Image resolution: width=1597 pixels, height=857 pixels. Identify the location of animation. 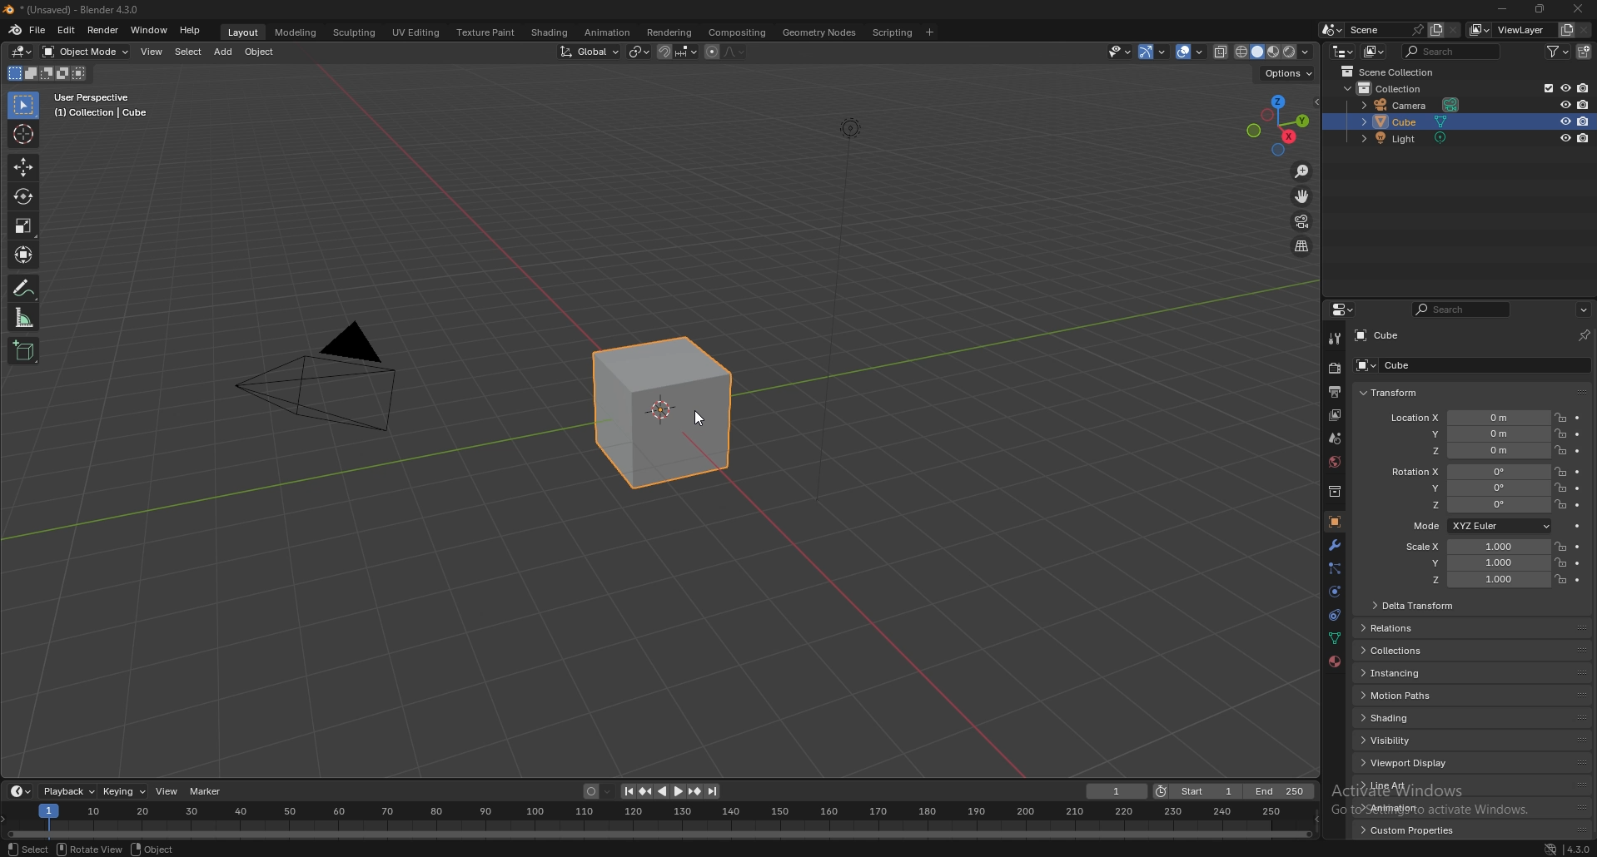
(1416, 807).